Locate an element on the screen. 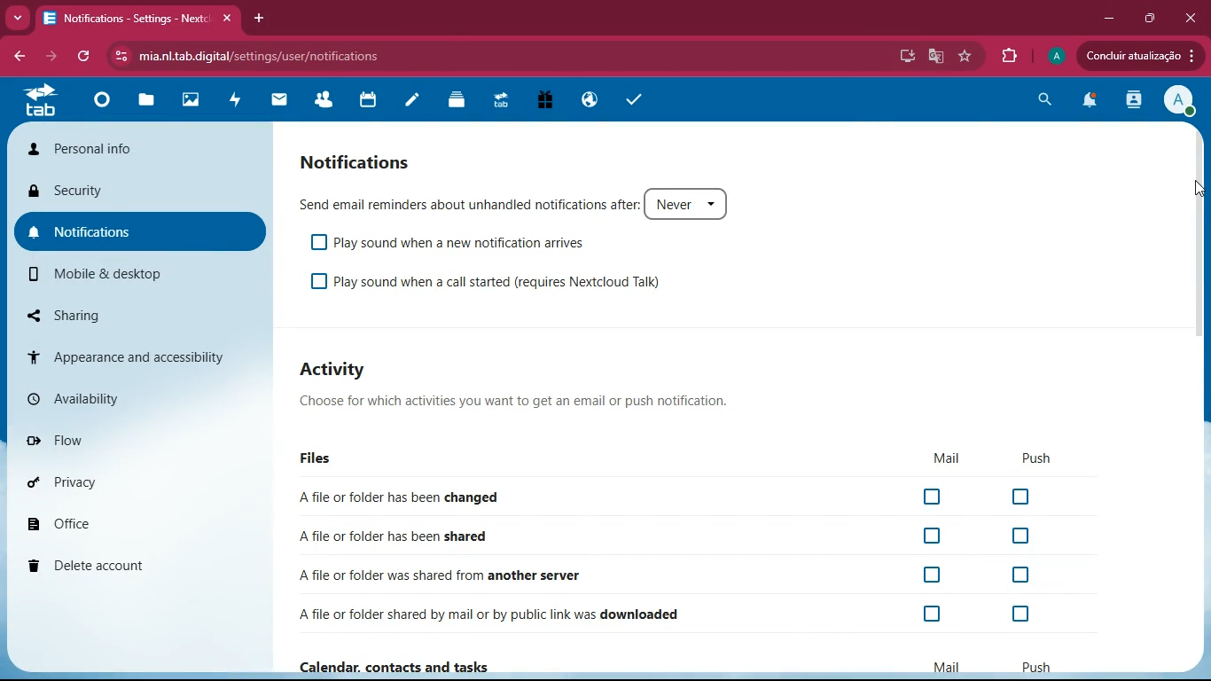 The image size is (1211, 681). files is located at coordinates (149, 103).